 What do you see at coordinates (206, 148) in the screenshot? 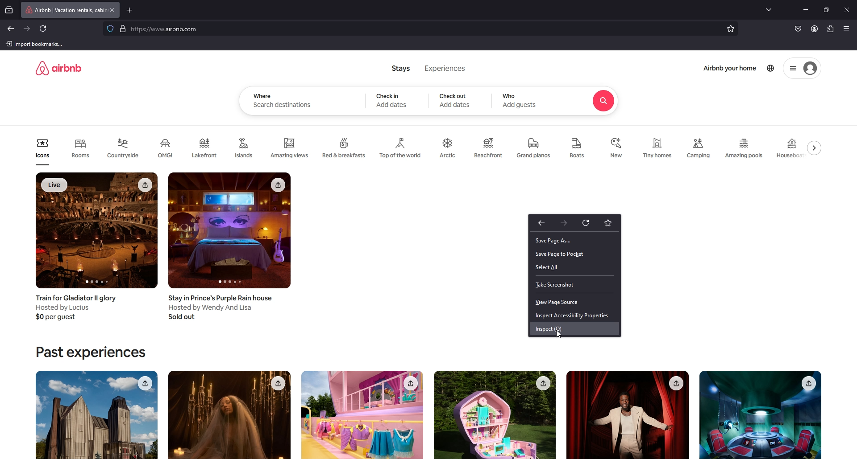
I see `Lakefront` at bounding box center [206, 148].